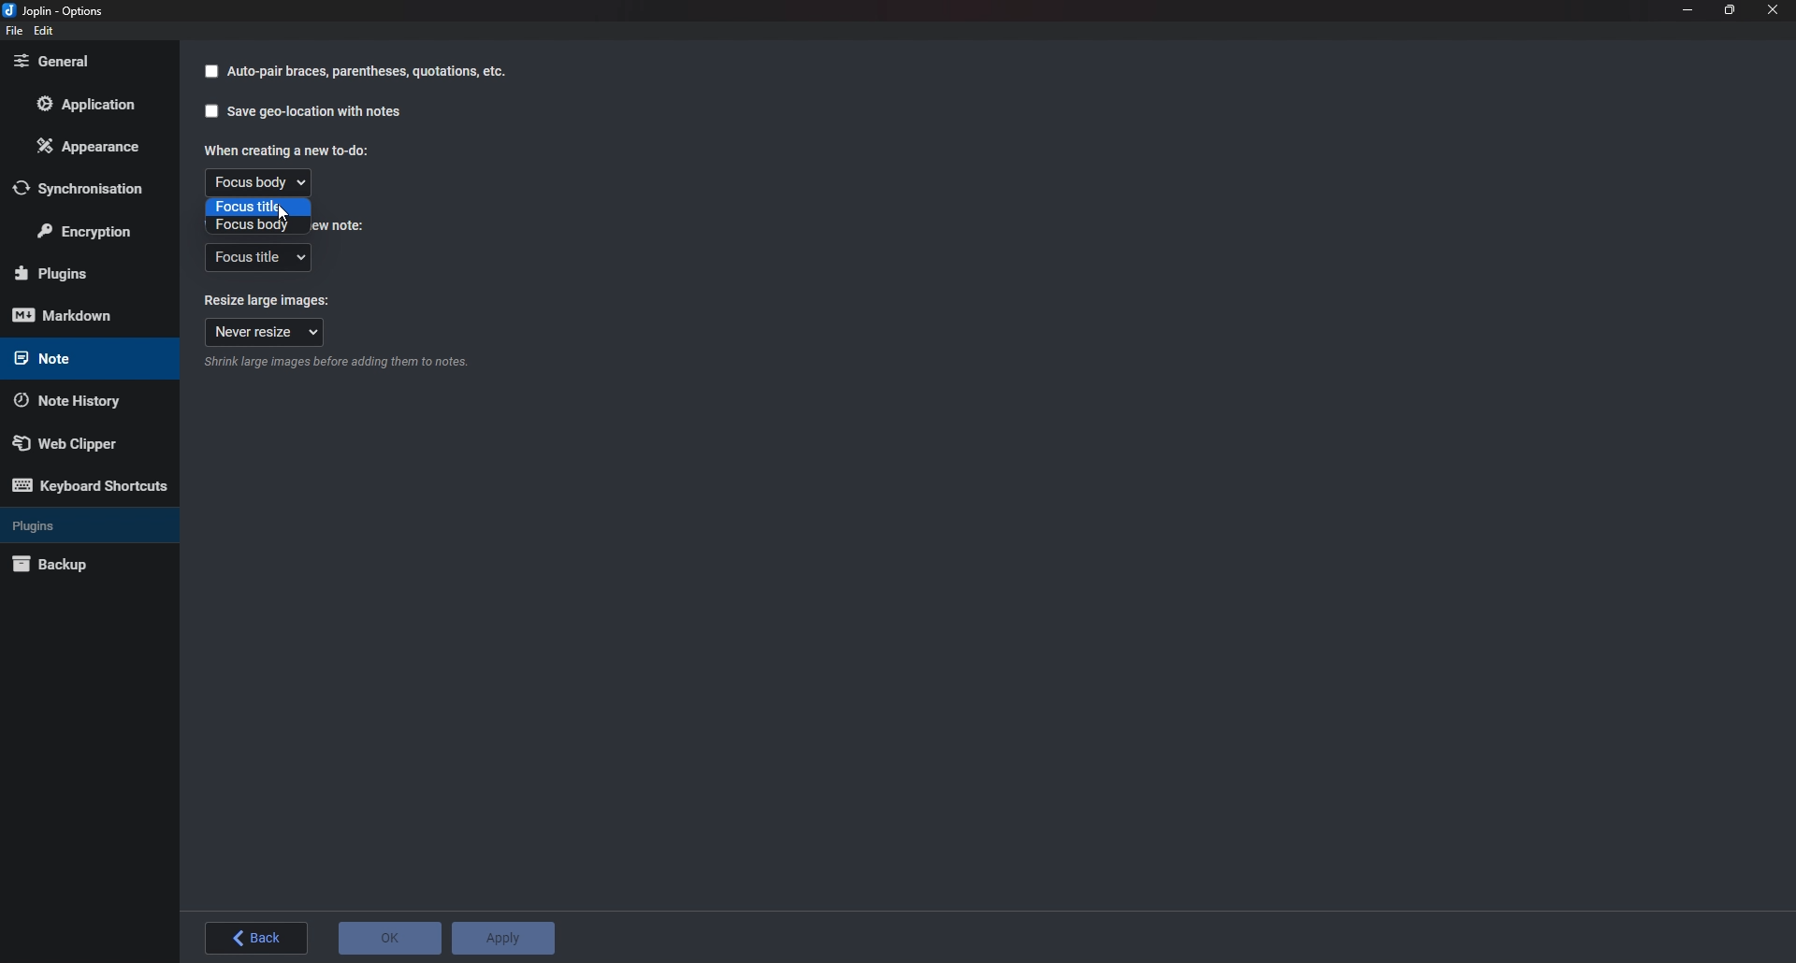 Image resolution: width=1796 pixels, height=963 pixels. I want to click on Apply, so click(505, 935).